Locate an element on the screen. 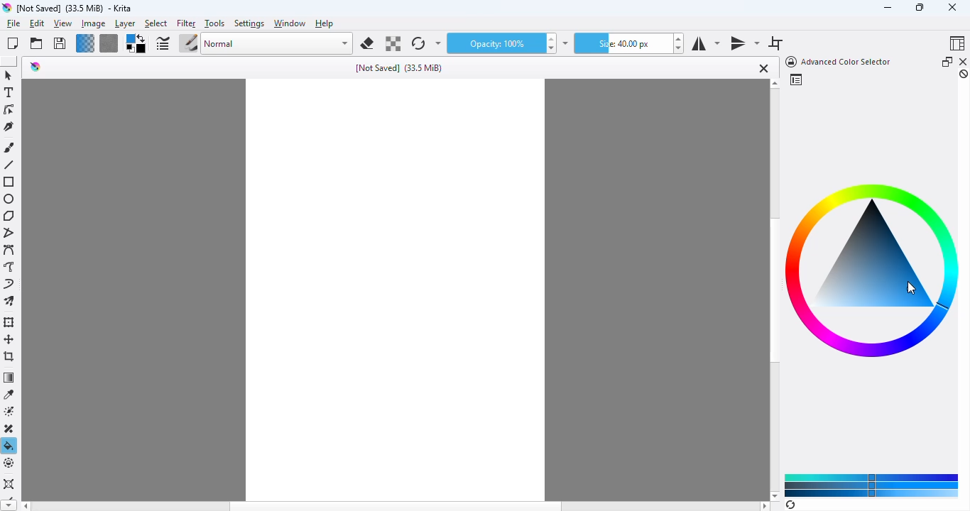  select shapes tool is located at coordinates (9, 75).